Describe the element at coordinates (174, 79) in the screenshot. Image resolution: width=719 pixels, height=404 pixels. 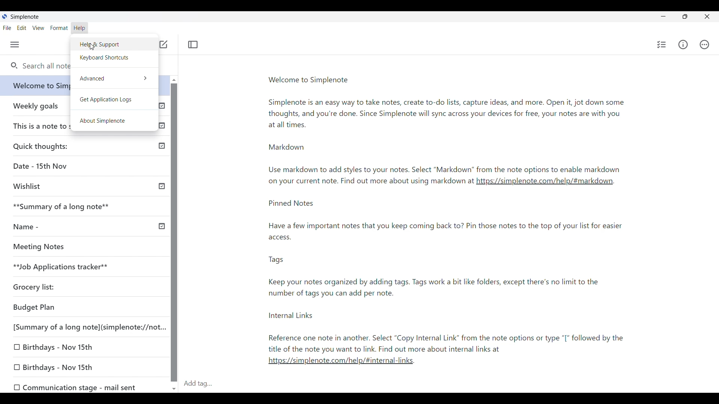
I see `Quick slide to top` at that location.